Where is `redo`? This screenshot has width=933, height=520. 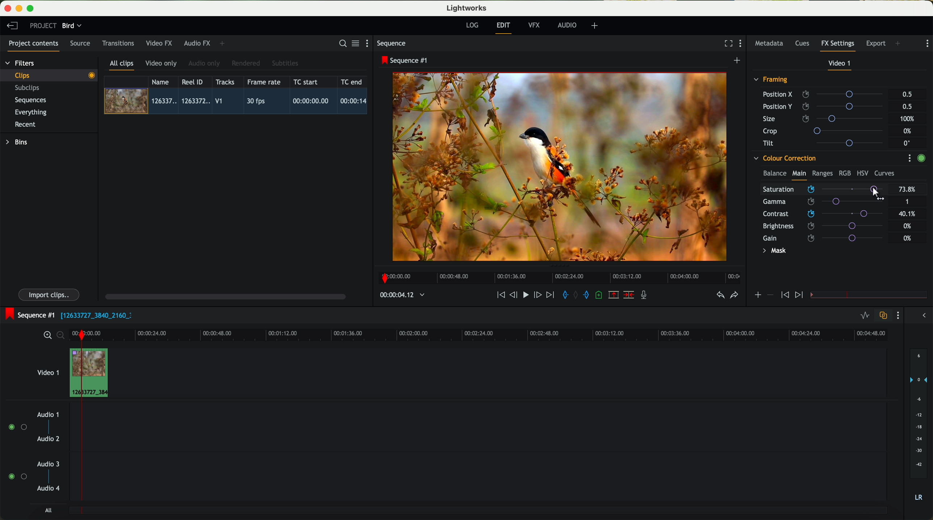
redo is located at coordinates (734, 296).